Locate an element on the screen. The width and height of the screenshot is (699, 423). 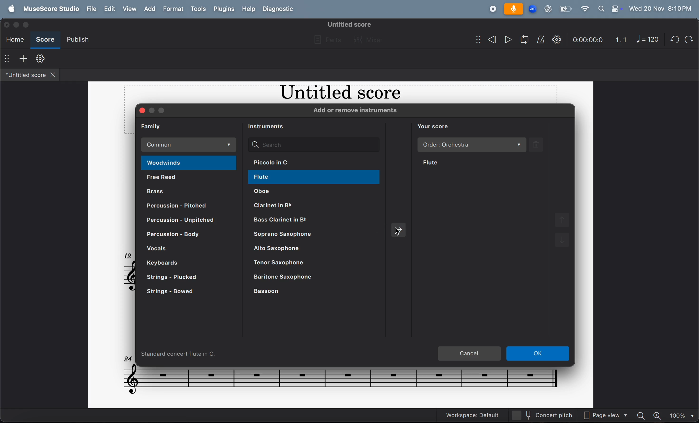
piccolo in c is located at coordinates (312, 163).